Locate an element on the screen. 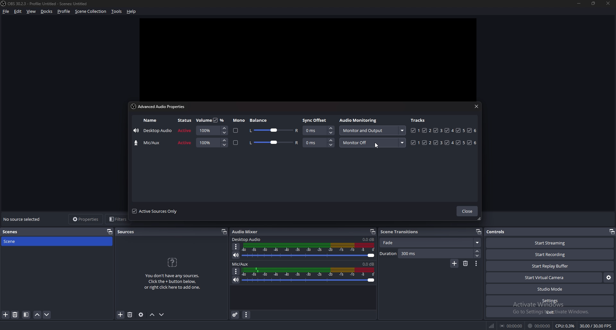 The image size is (616, 330). move source down is located at coordinates (162, 314).